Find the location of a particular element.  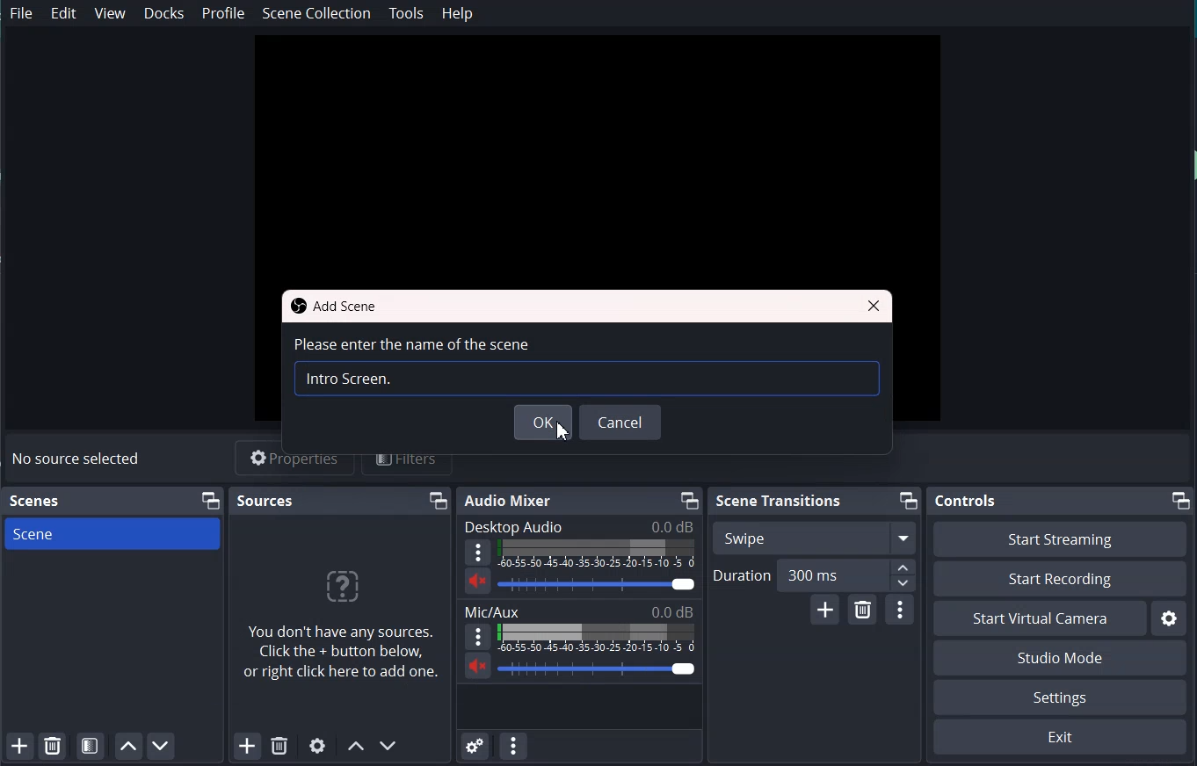

Move scene Up is located at coordinates (354, 748).